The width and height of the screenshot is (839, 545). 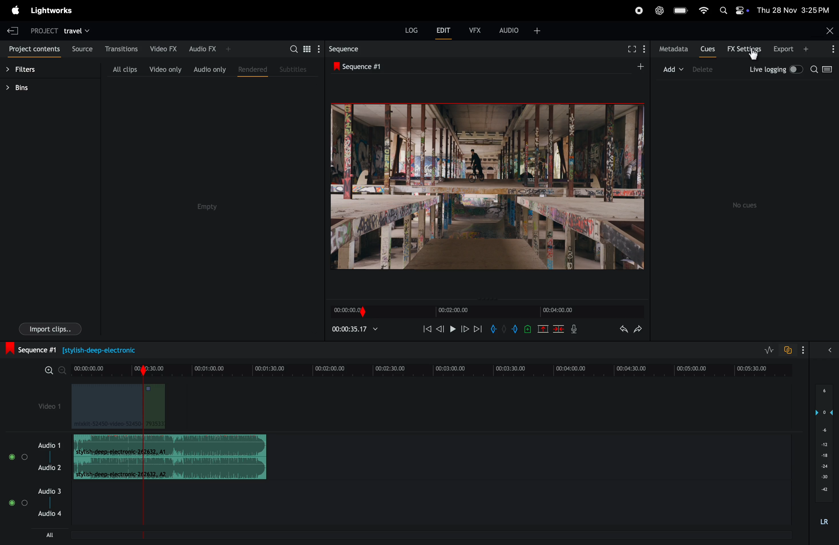 I want to click on exit, so click(x=13, y=29).